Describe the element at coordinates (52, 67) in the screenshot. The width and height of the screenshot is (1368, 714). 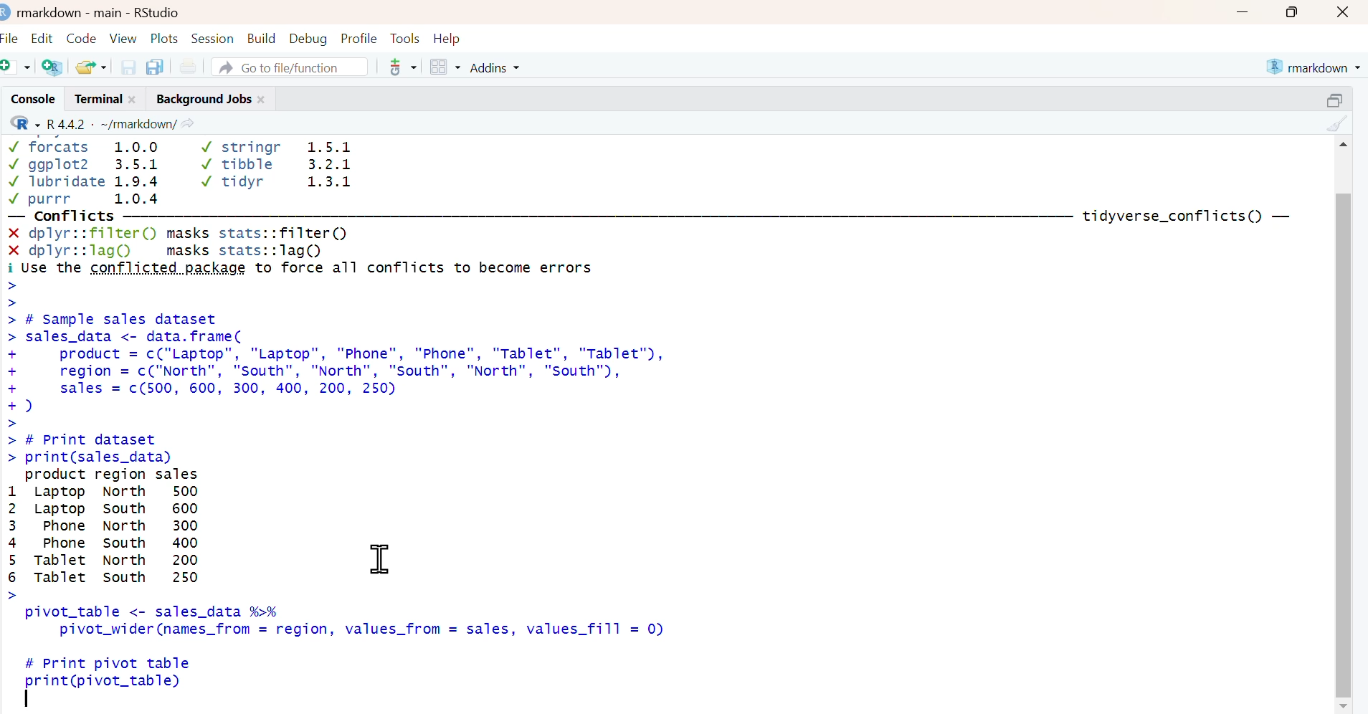
I see `create project` at that location.